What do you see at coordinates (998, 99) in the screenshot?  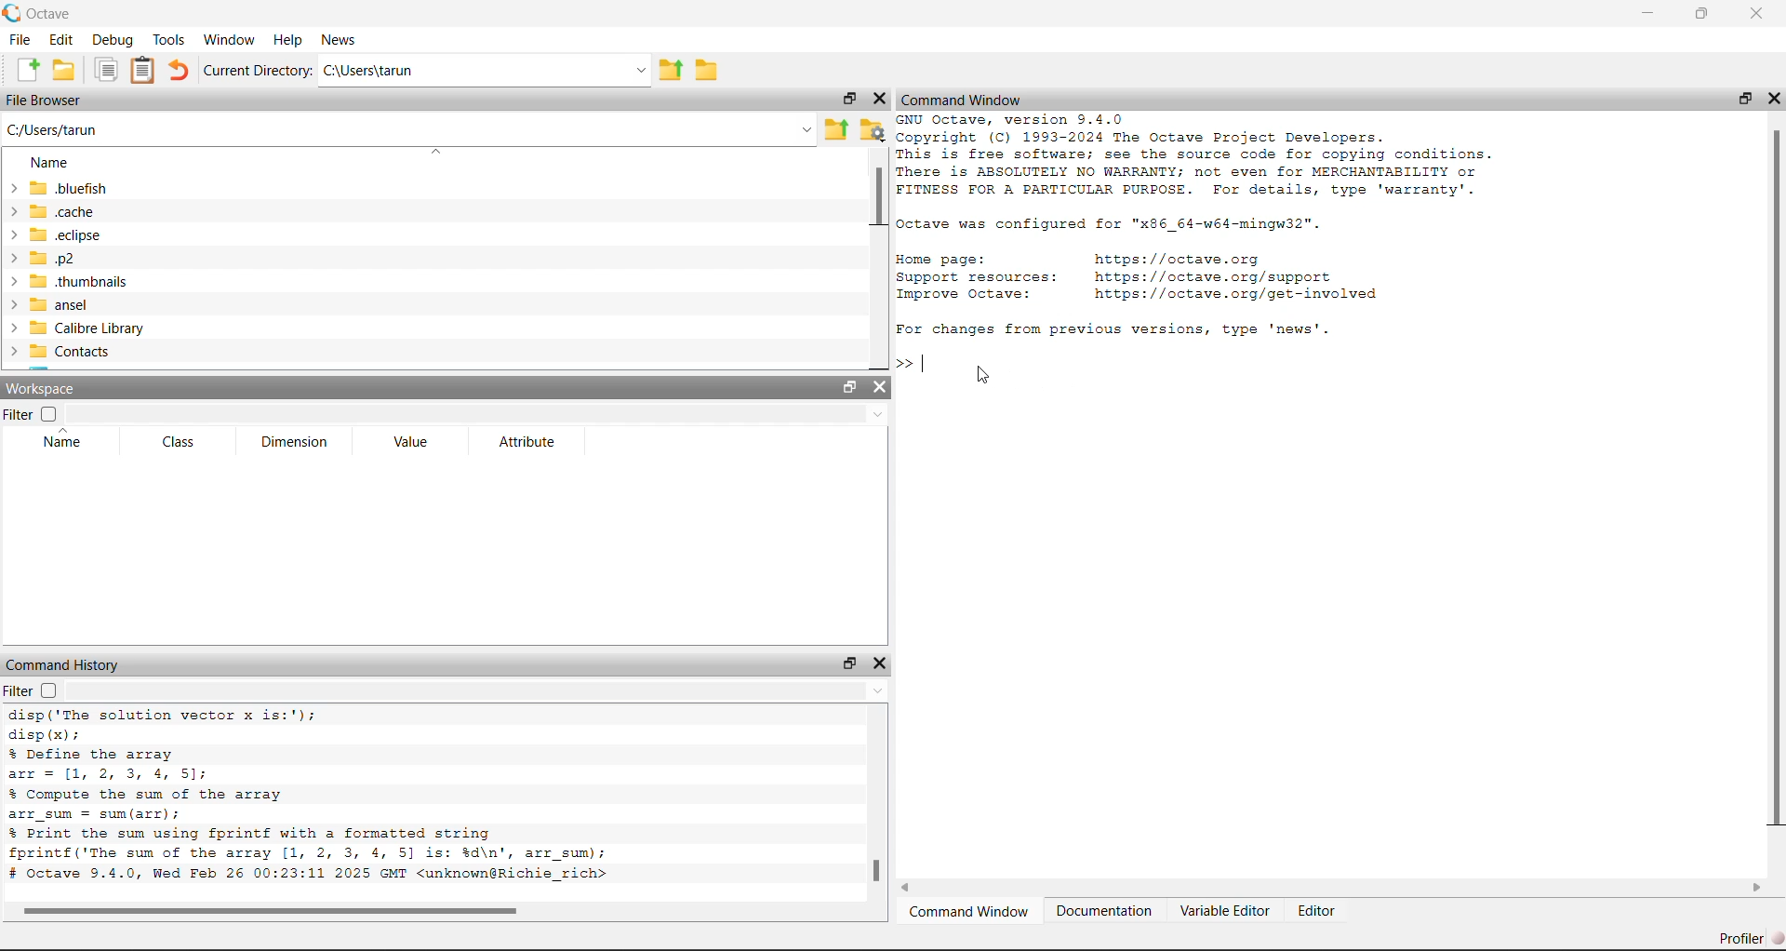 I see `Command Window` at bounding box center [998, 99].